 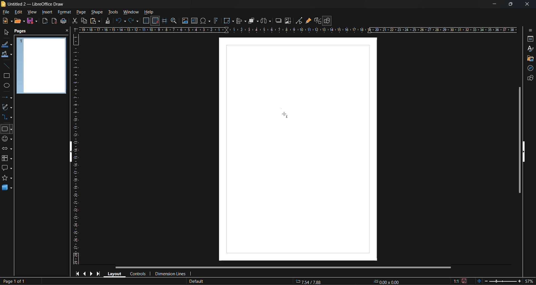 What do you see at coordinates (46, 12) in the screenshot?
I see `insert` at bounding box center [46, 12].